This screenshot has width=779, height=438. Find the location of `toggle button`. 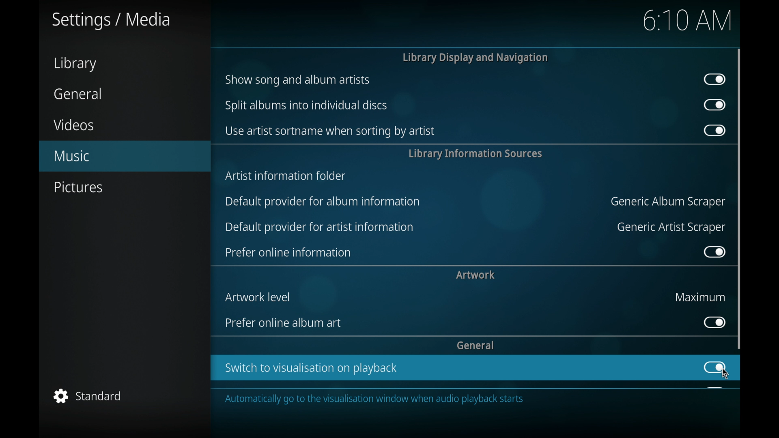

toggle button is located at coordinates (715, 105).